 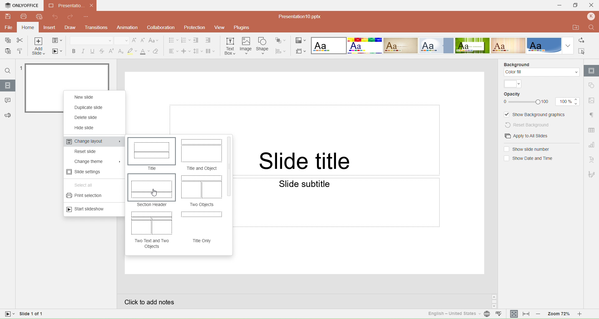 I want to click on Feedback & Support, so click(x=7, y=115).